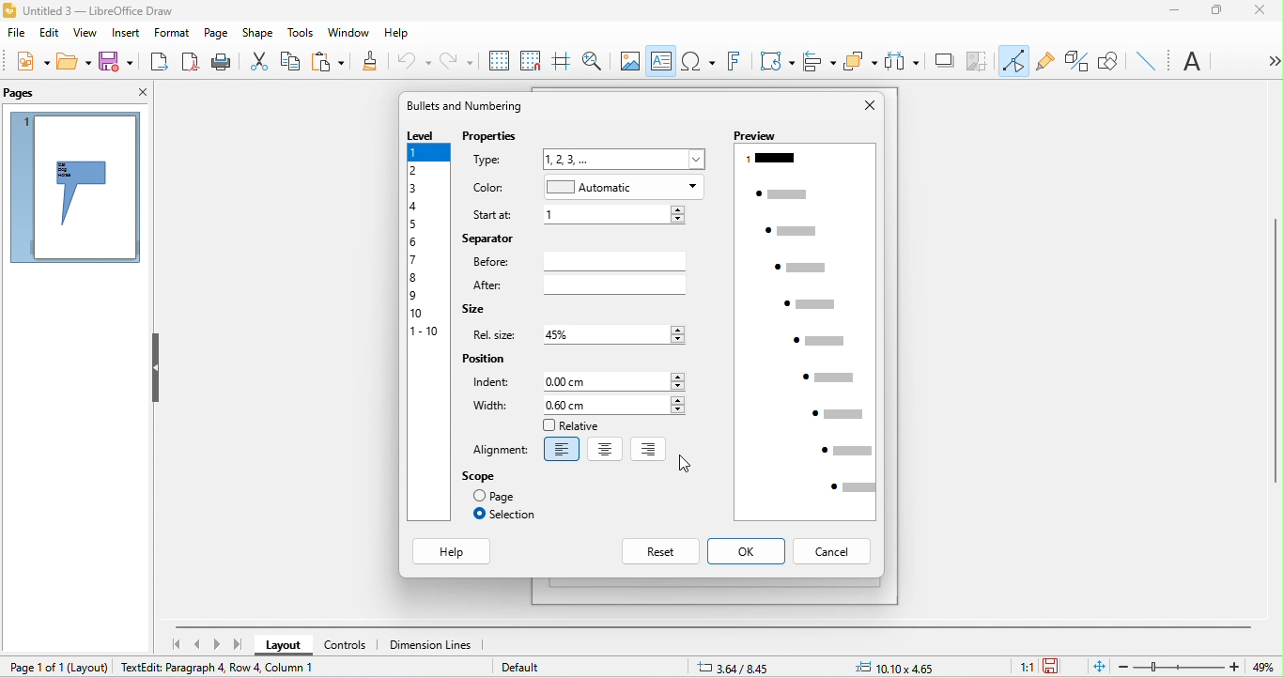 This screenshot has width=1283, height=678. Describe the element at coordinates (26, 61) in the screenshot. I see `new` at that location.